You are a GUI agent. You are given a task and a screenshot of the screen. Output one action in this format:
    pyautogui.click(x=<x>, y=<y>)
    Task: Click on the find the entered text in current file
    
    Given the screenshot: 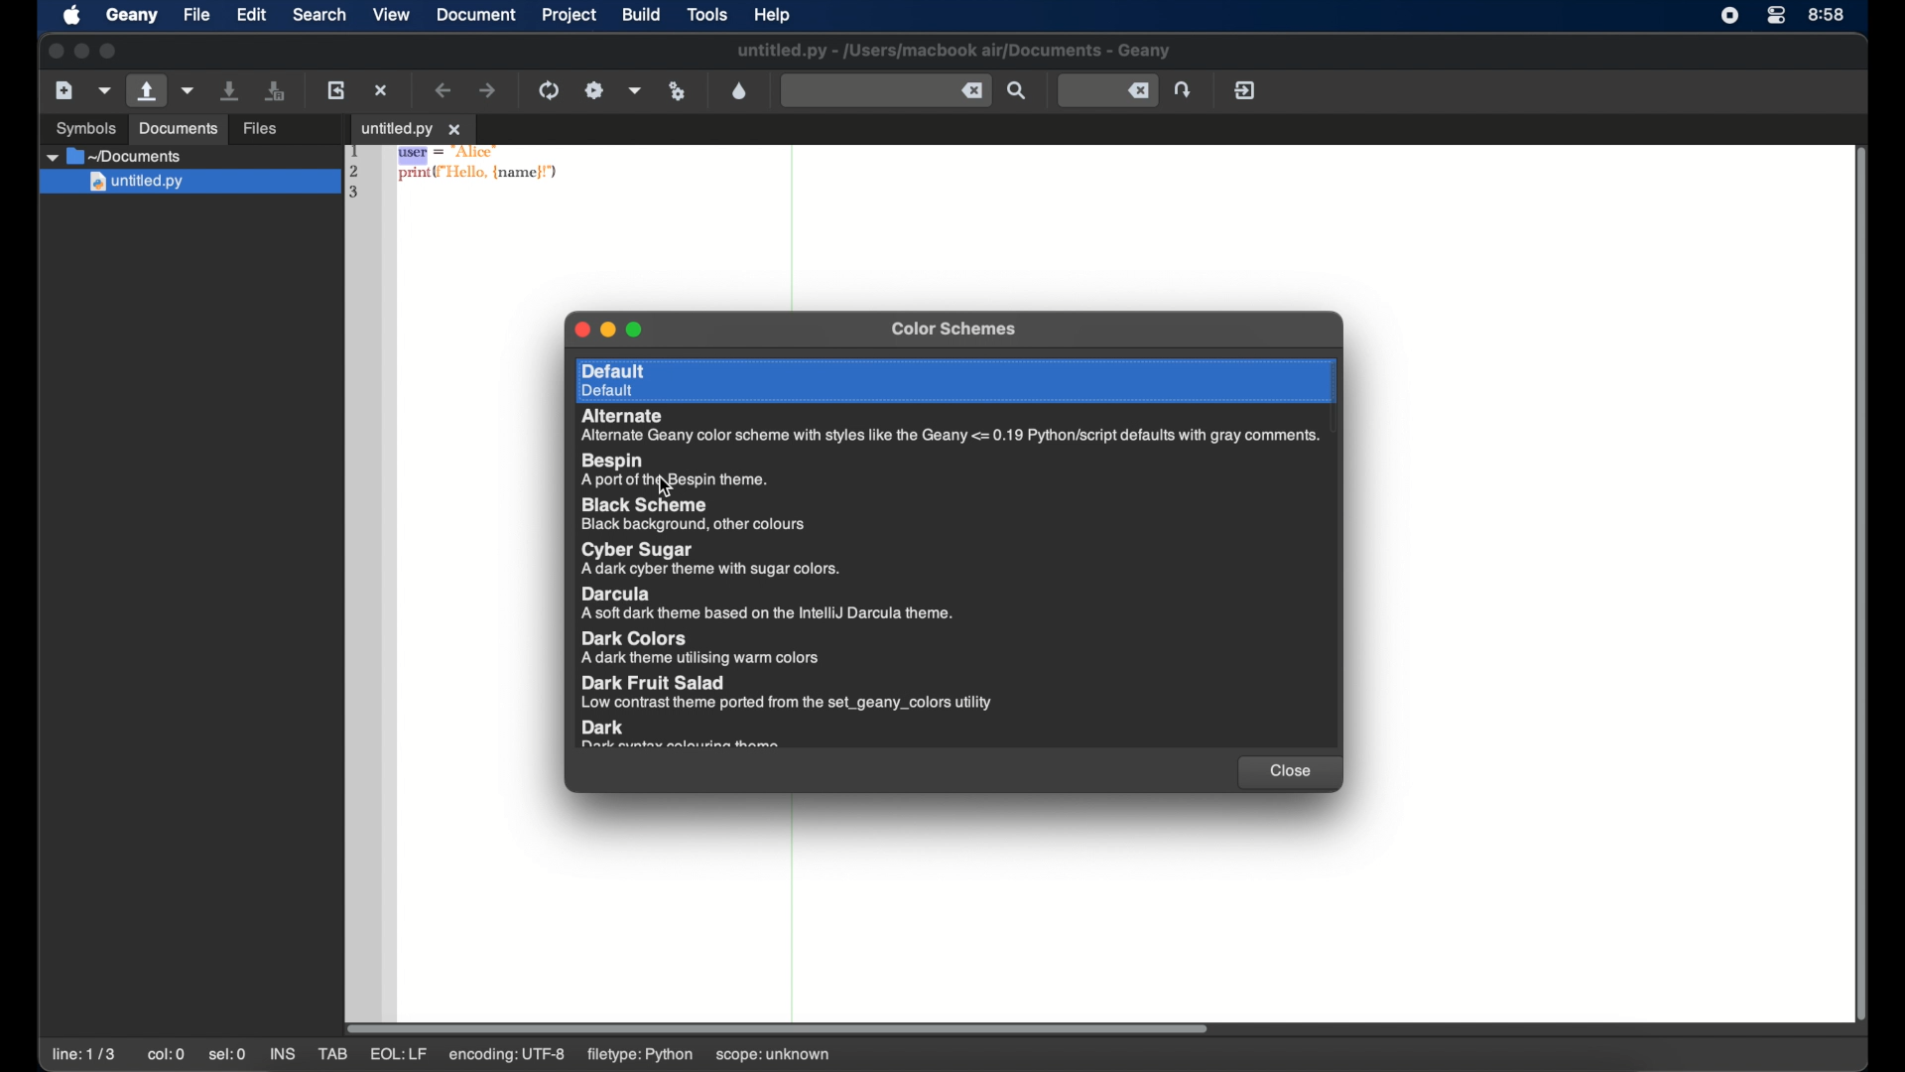 What is the action you would take?
    pyautogui.click(x=885, y=89)
    